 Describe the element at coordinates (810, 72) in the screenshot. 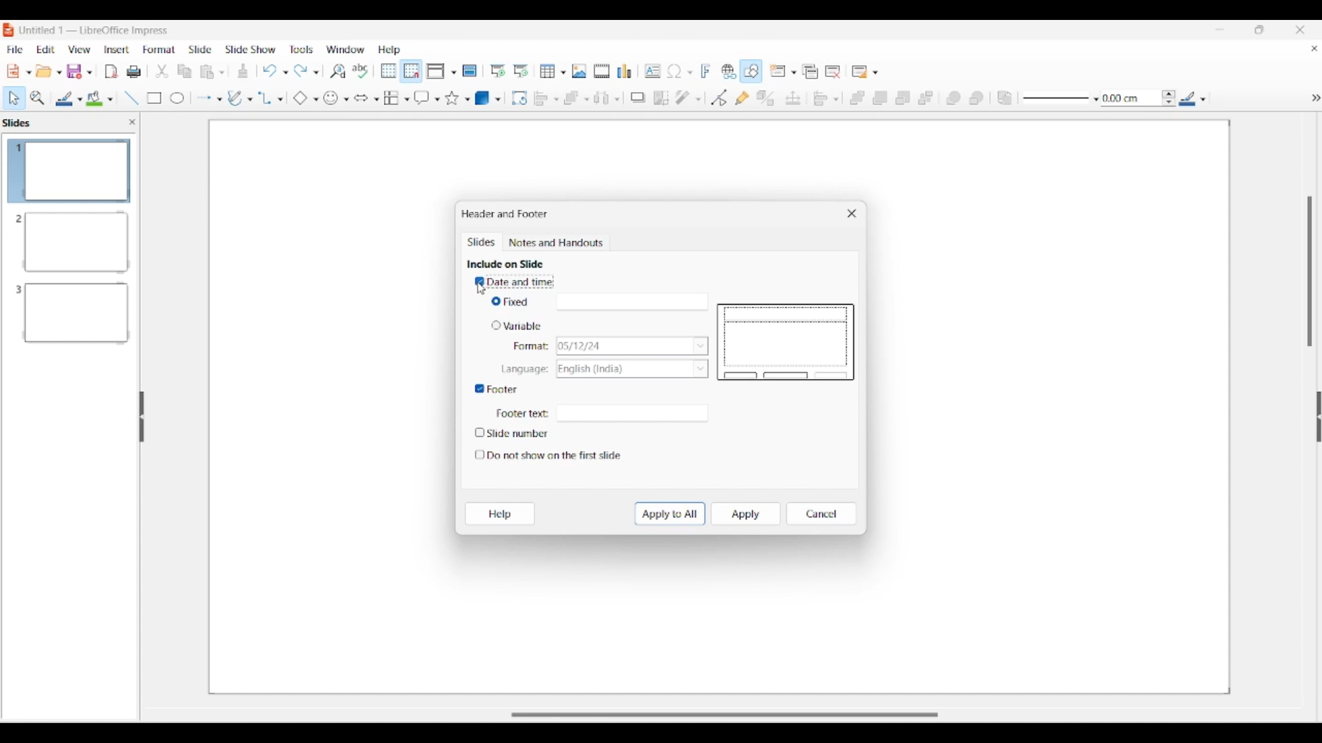

I see `Duplicate slide` at that location.